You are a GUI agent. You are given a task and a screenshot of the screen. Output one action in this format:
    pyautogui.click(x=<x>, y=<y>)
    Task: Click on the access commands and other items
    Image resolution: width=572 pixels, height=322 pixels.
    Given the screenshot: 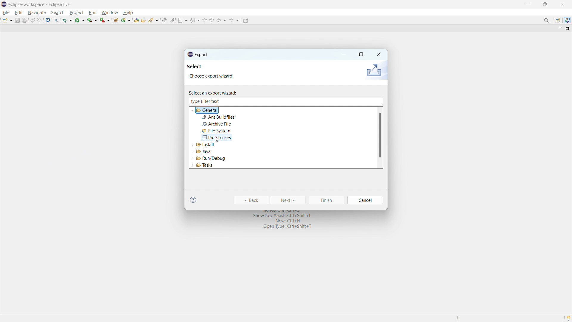 What is the action you would take?
    pyautogui.click(x=547, y=20)
    